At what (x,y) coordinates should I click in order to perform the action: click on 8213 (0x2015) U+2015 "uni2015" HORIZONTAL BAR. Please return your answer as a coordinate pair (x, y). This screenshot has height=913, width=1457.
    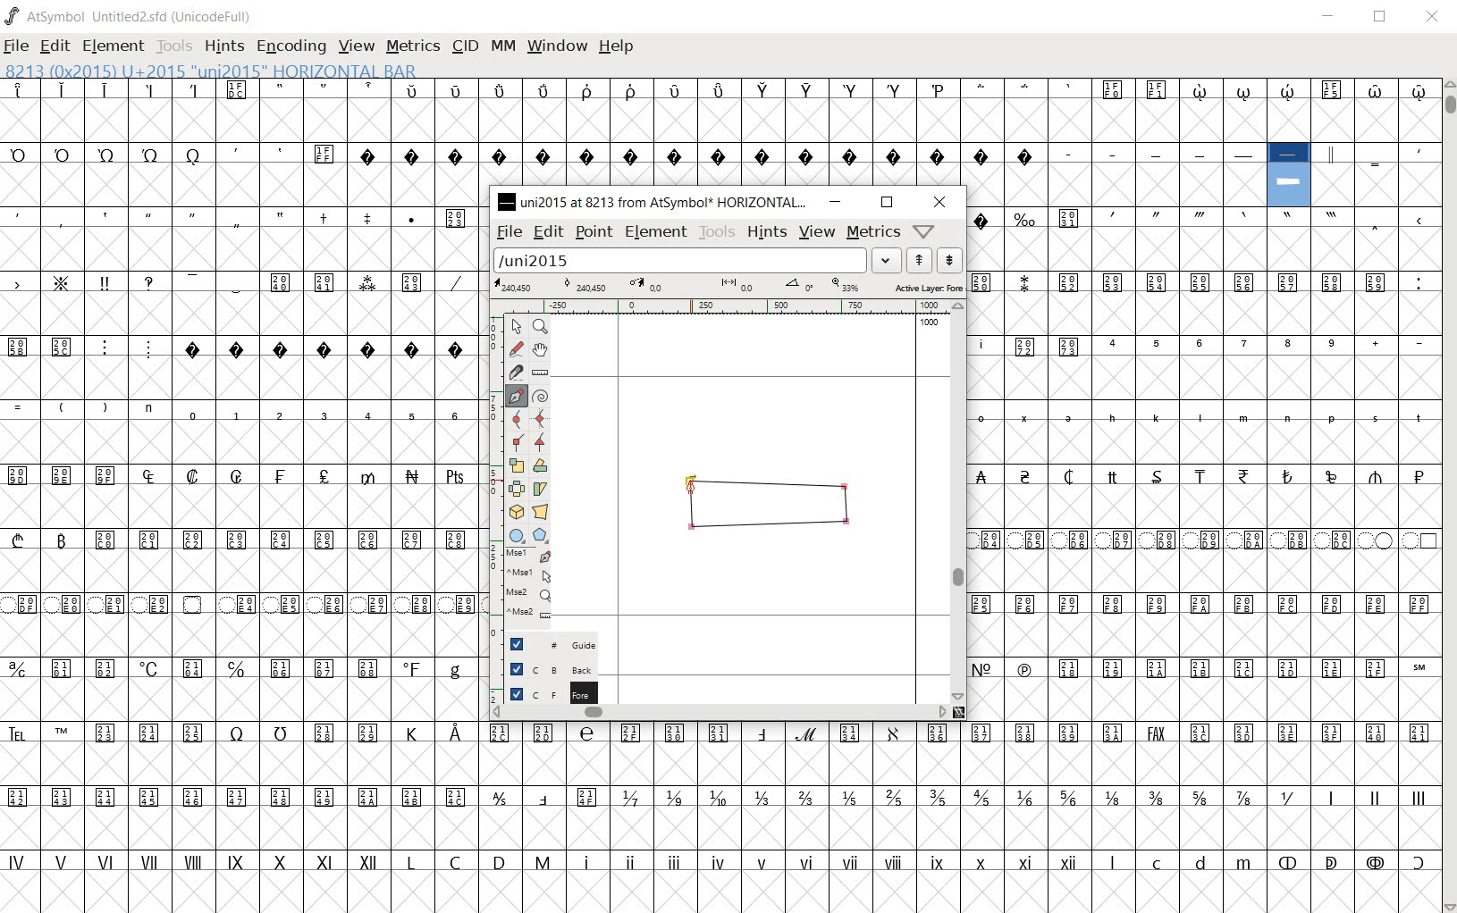
    Looking at the image, I should click on (209, 71).